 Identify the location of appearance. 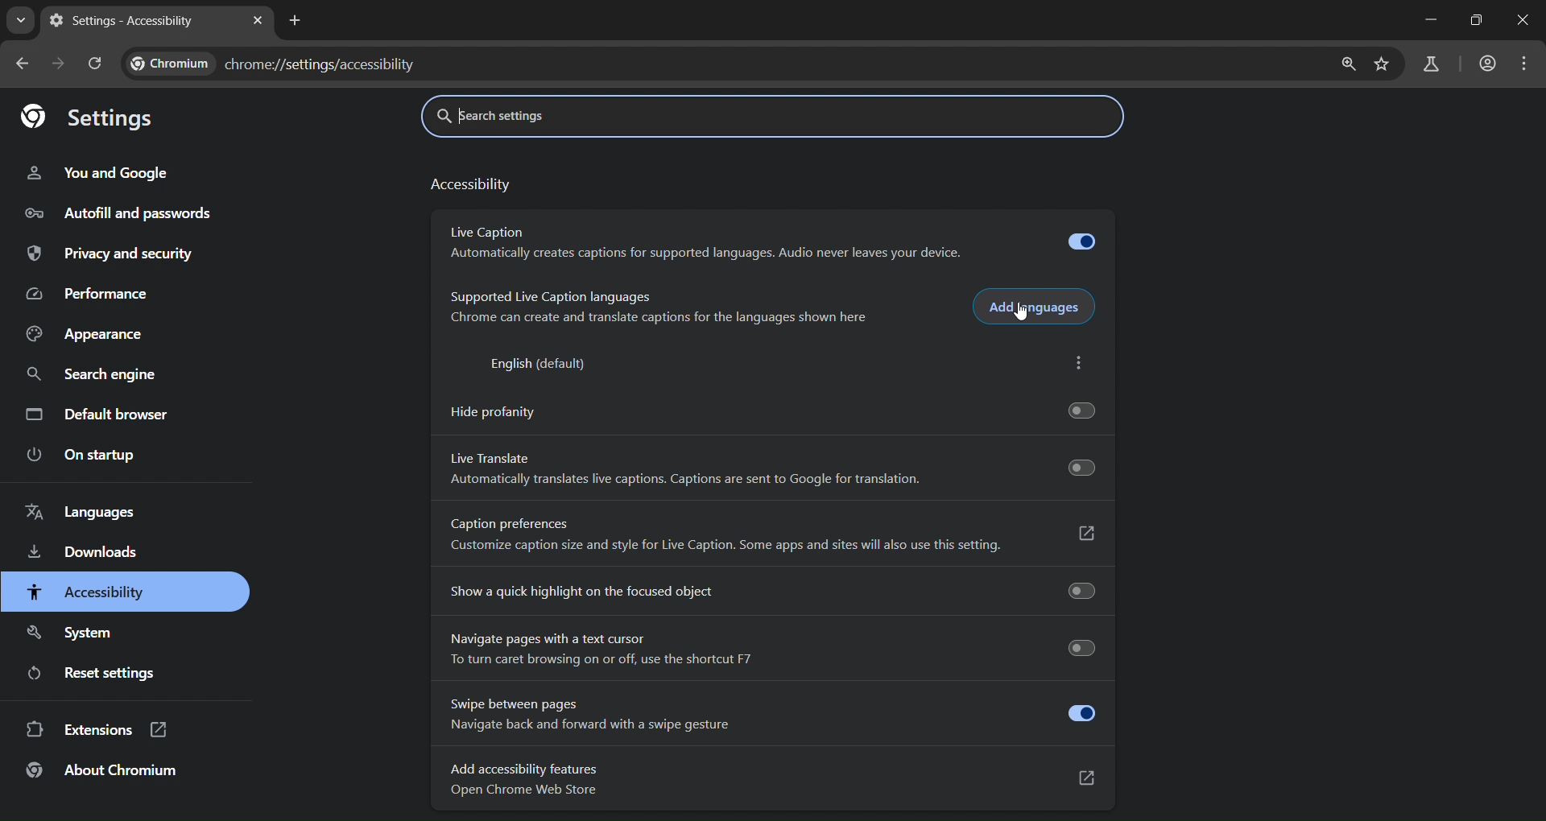
(93, 335).